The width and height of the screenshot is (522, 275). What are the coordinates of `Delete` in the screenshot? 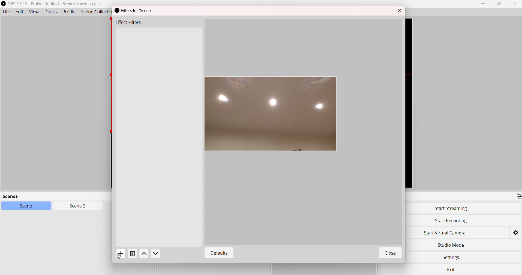 It's located at (133, 255).